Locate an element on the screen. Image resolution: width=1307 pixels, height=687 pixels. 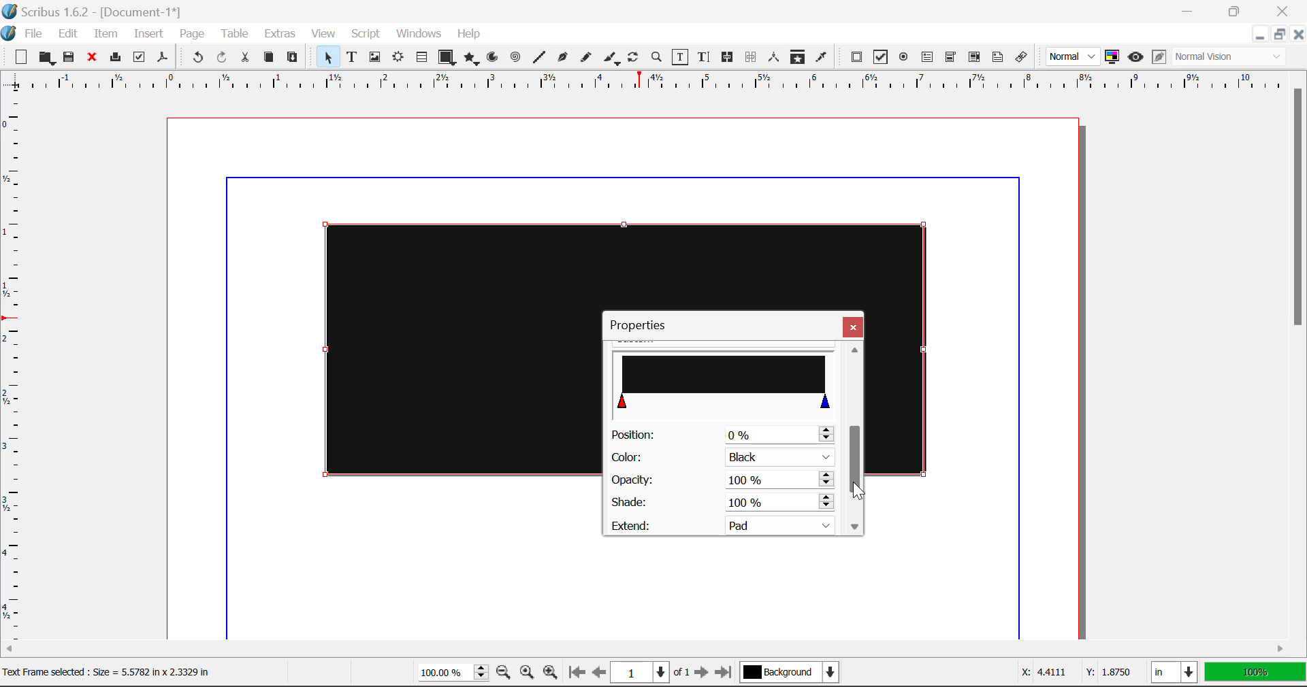
Line is located at coordinates (539, 58).